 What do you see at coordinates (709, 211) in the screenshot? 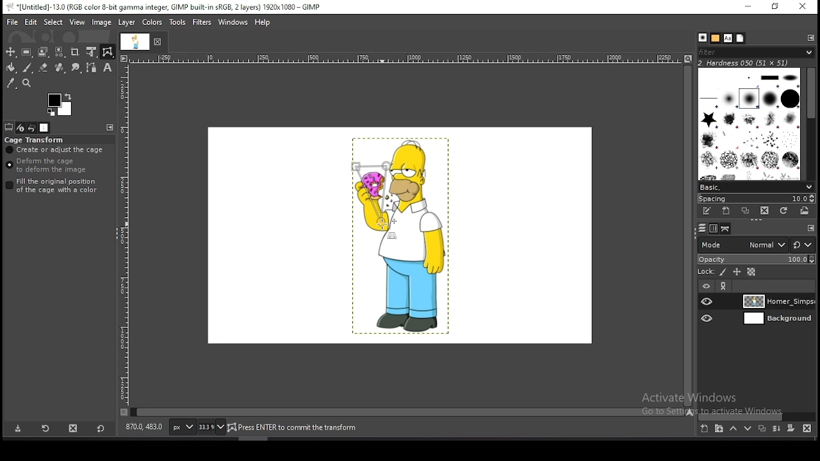
I see `edit this brush` at bounding box center [709, 211].